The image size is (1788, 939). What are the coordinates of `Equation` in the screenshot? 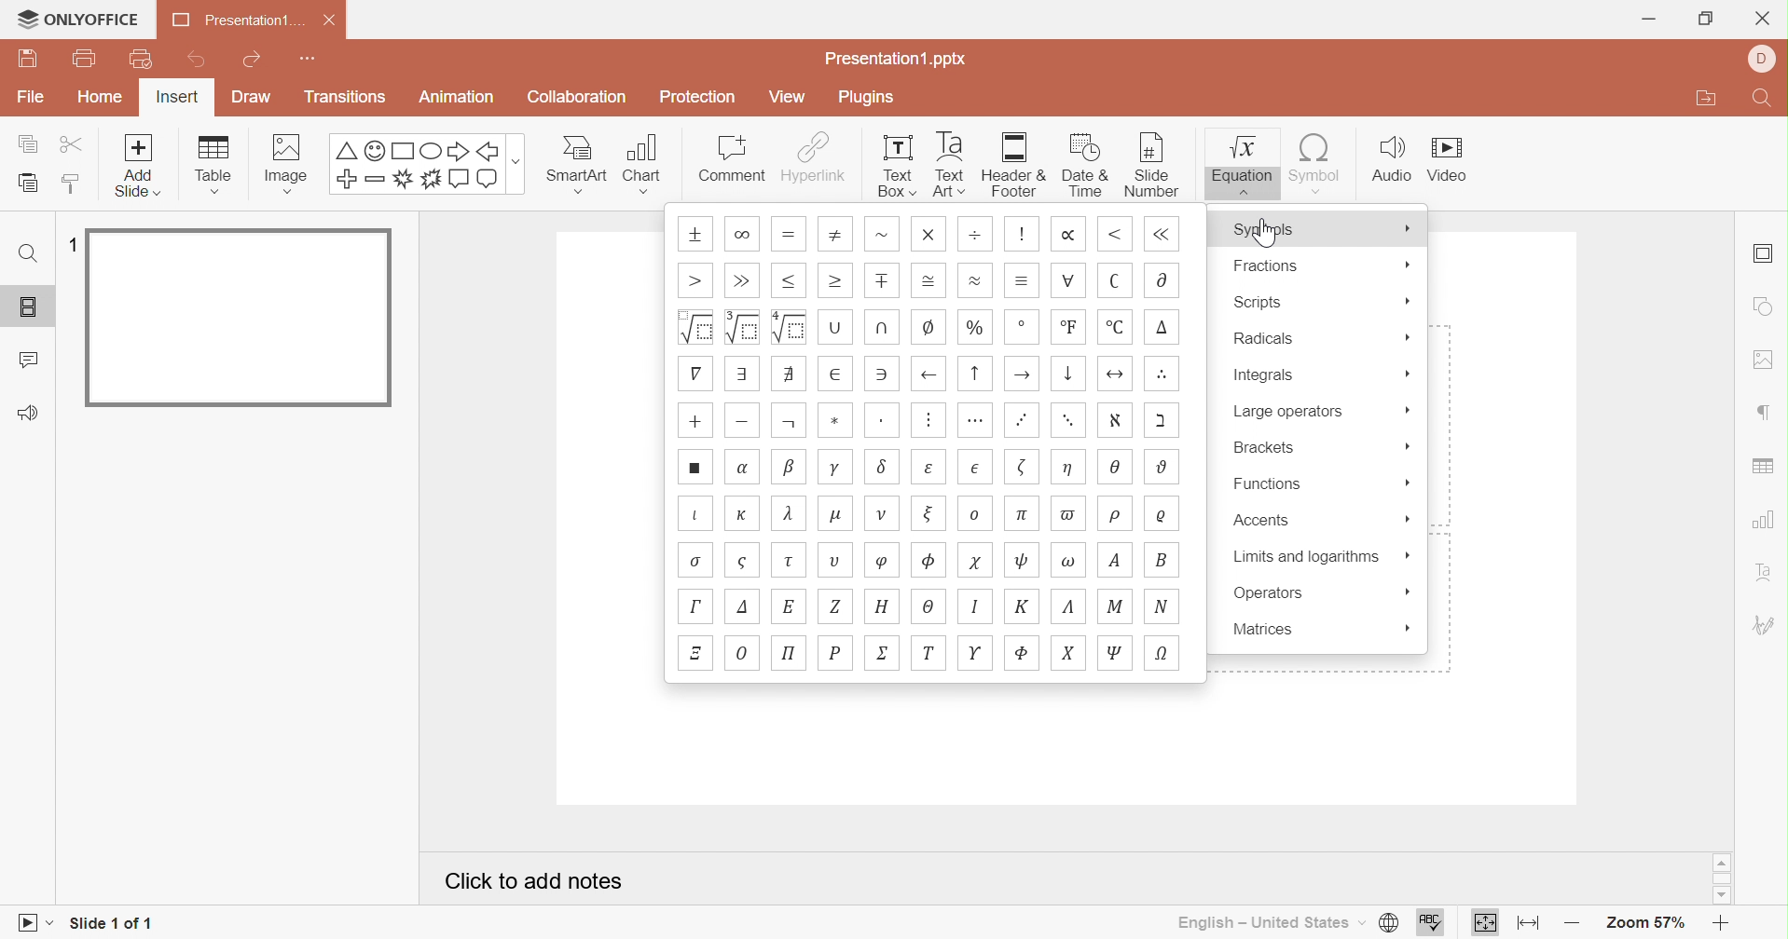 It's located at (1245, 167).